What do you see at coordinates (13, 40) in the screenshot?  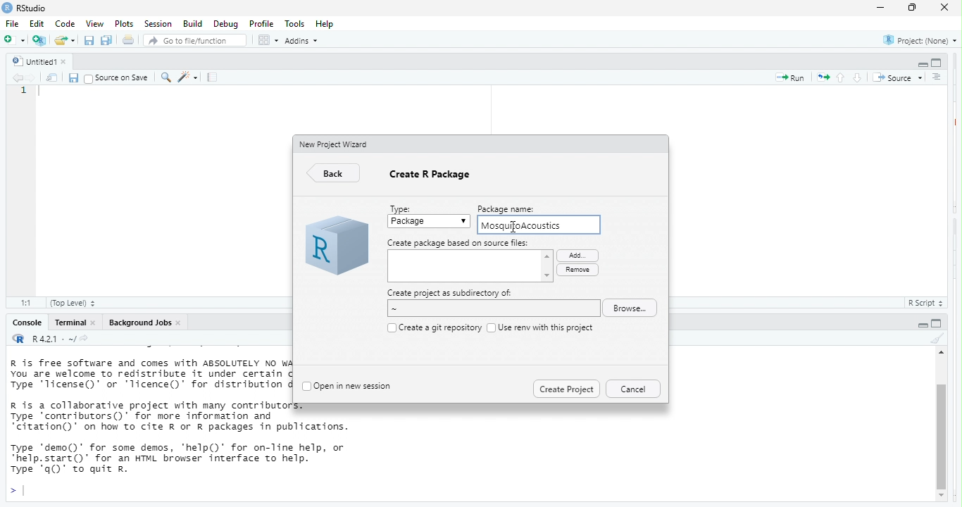 I see `new file` at bounding box center [13, 40].